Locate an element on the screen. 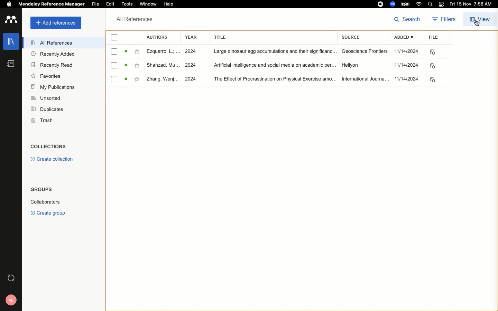 The width and height of the screenshot is (498, 311). PDF is located at coordinates (432, 52).